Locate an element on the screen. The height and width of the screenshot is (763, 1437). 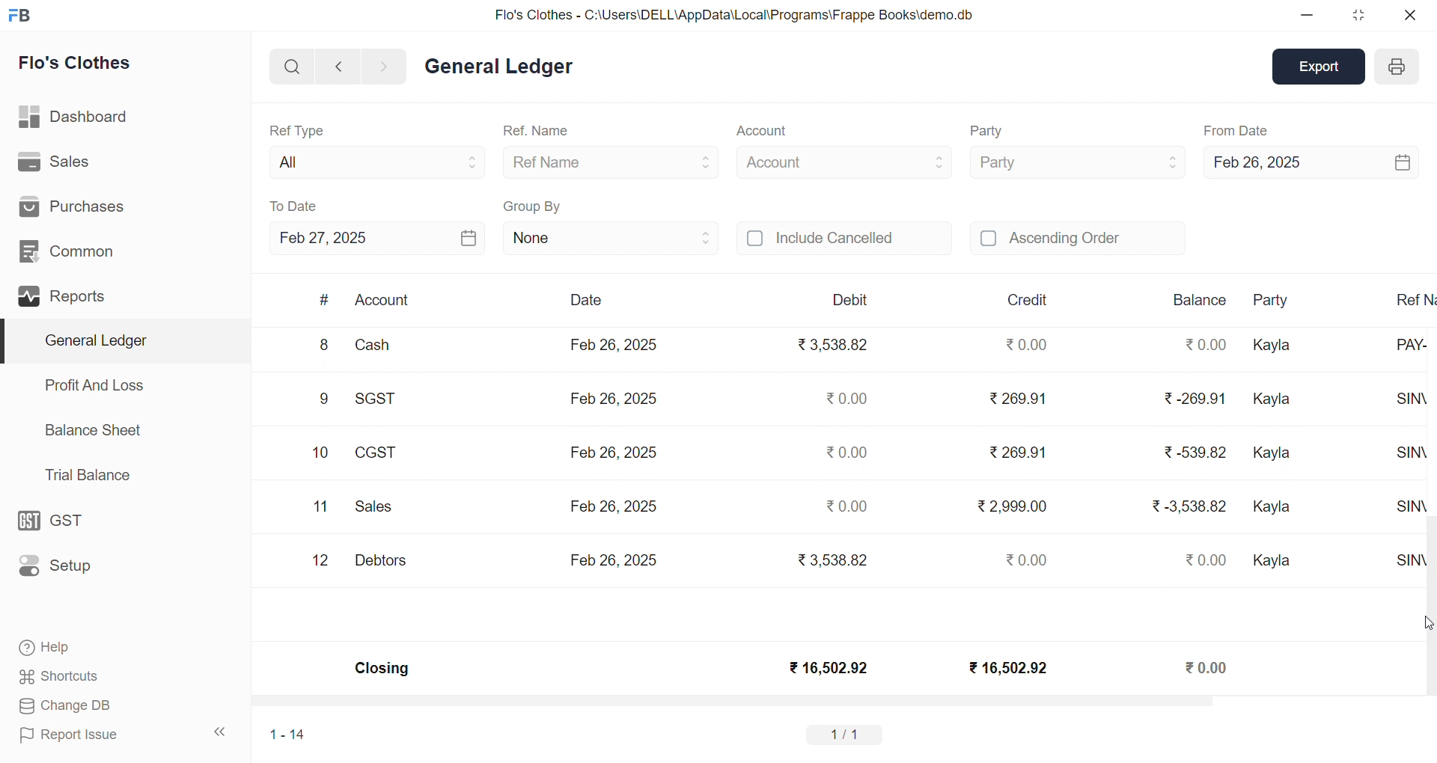
Feb 26, 2025 is located at coordinates (1310, 160).